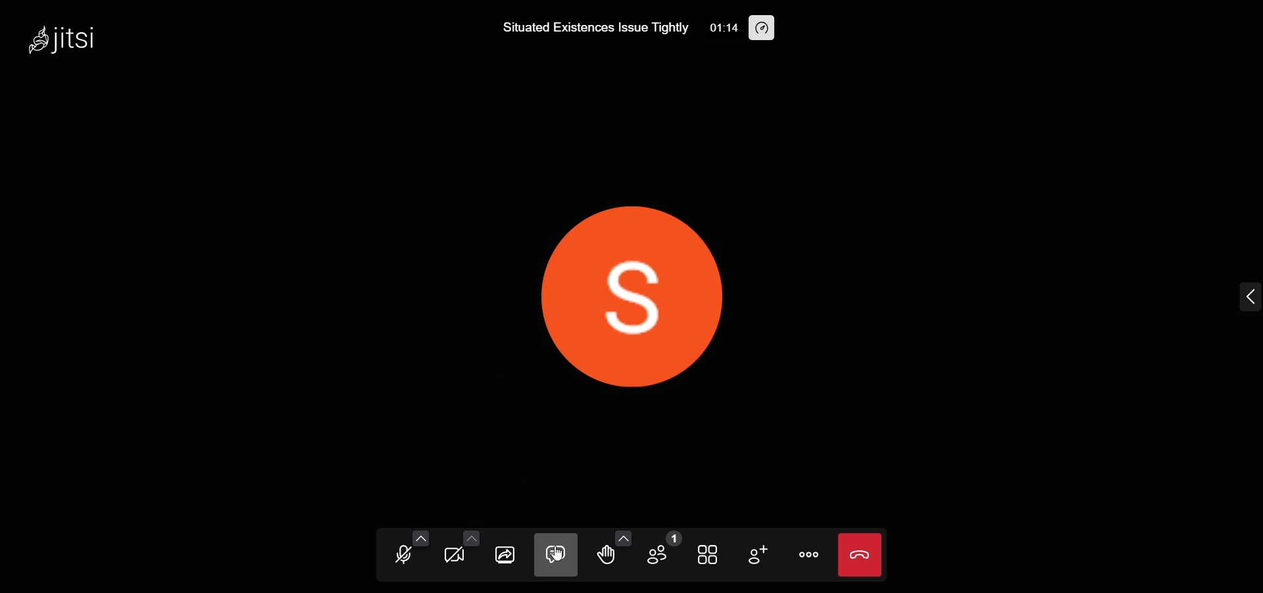  What do you see at coordinates (470, 539) in the screenshot?
I see `more camera option` at bounding box center [470, 539].